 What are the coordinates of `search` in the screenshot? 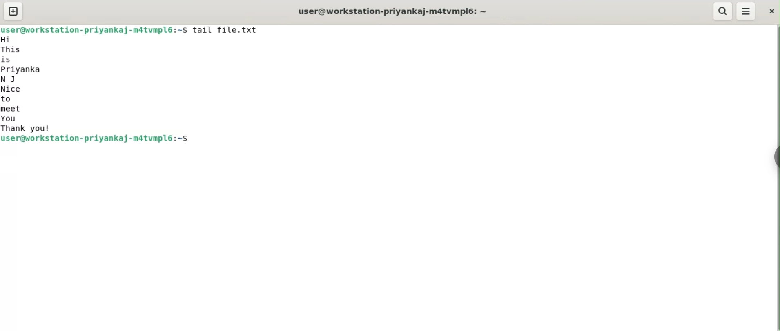 It's located at (723, 11).